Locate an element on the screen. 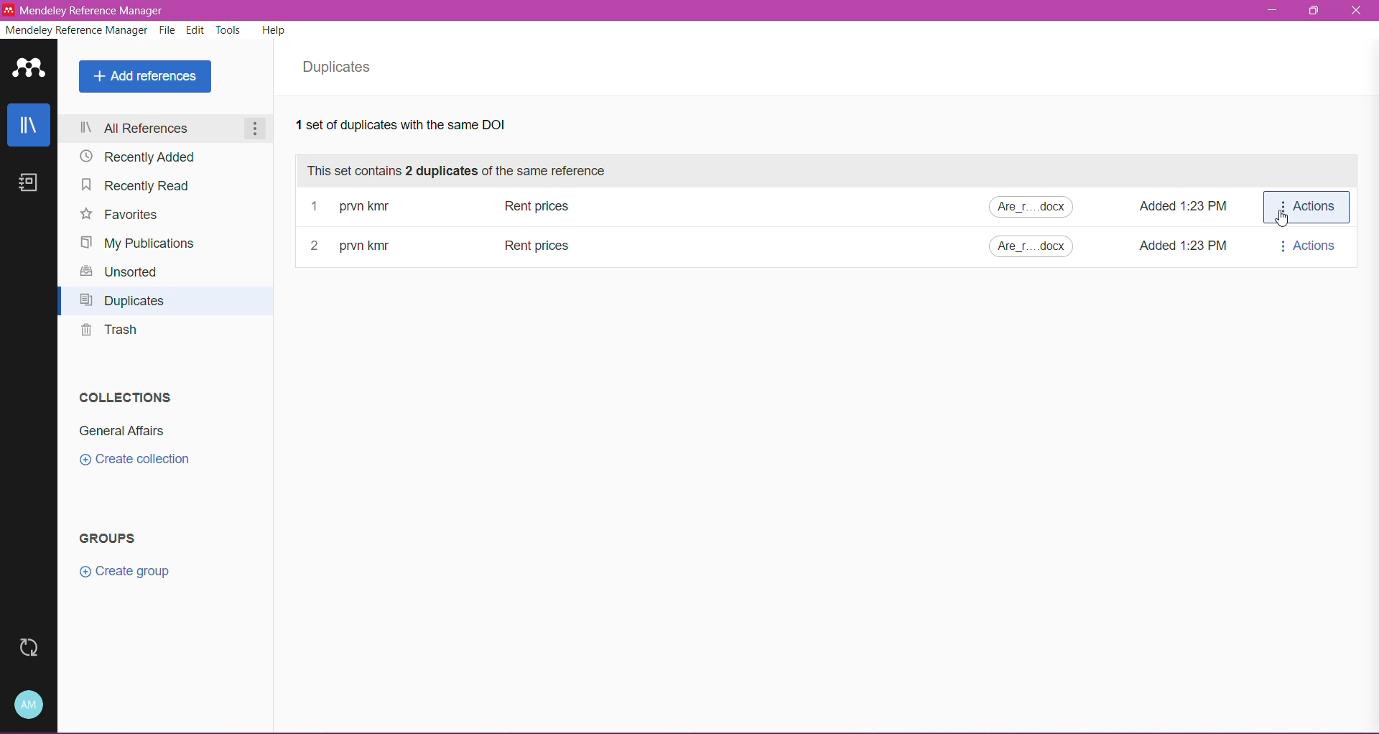 Image resolution: width=1379 pixels, height=734 pixels. file is located at coordinates (1035, 247).